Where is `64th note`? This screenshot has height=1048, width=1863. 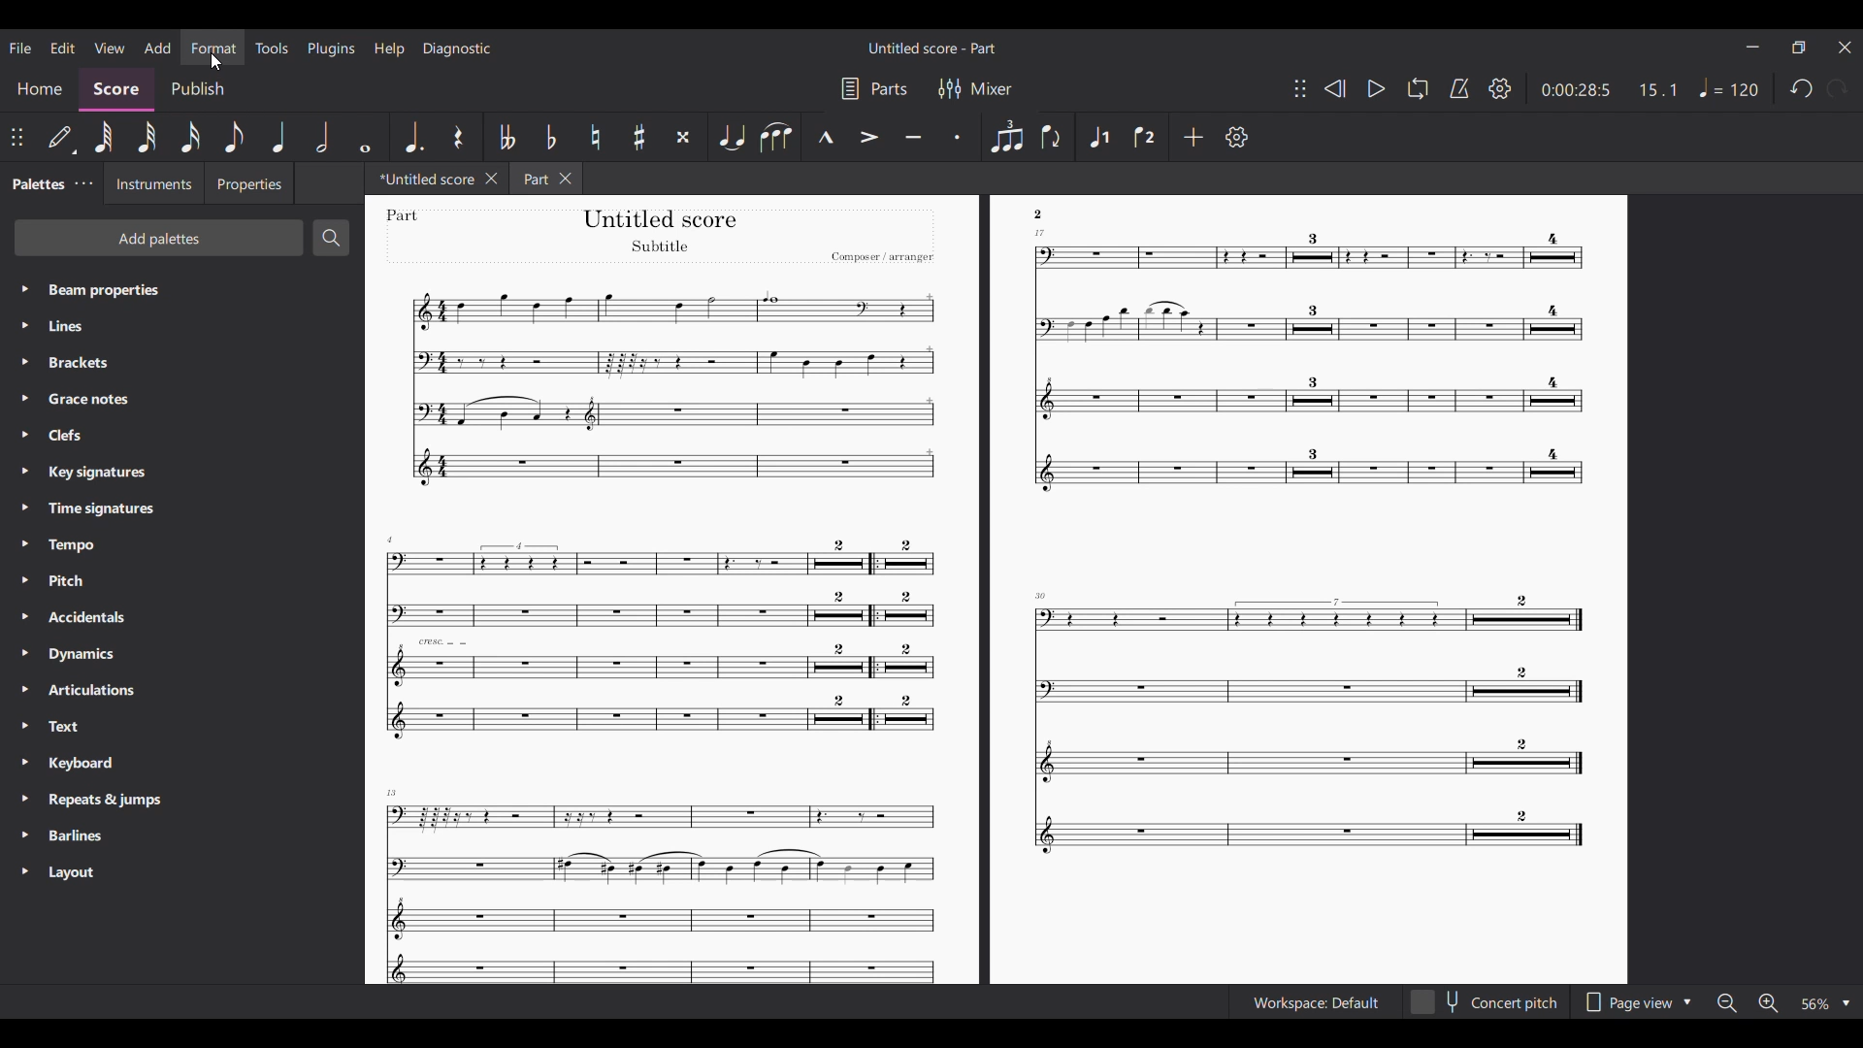 64th note is located at coordinates (104, 137).